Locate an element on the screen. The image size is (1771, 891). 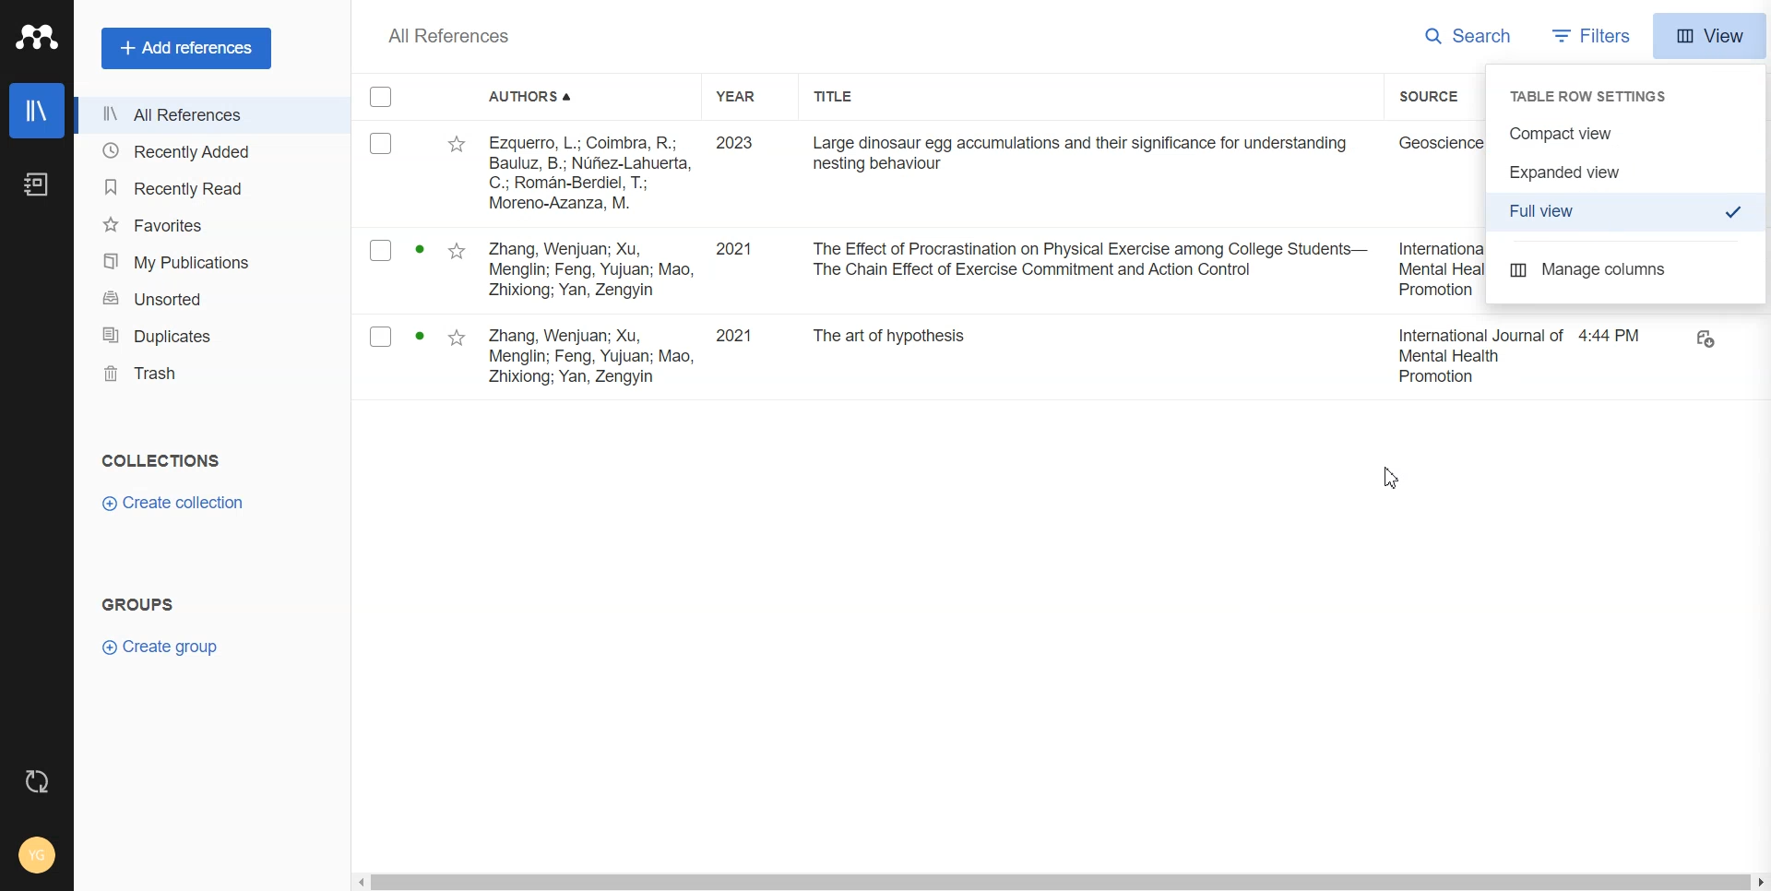
Trash is located at coordinates (196, 374).